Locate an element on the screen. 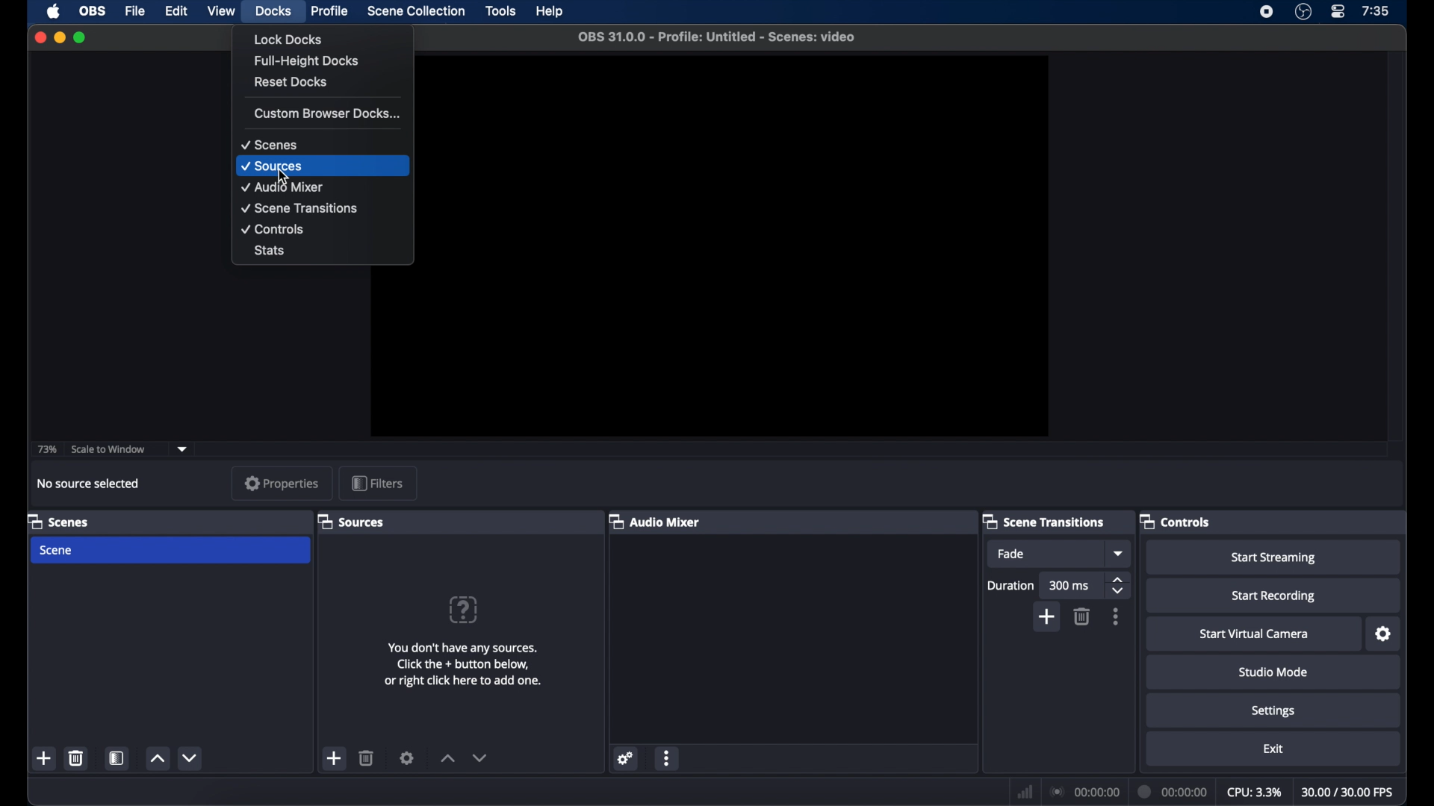  control is located at coordinates (272, 228).